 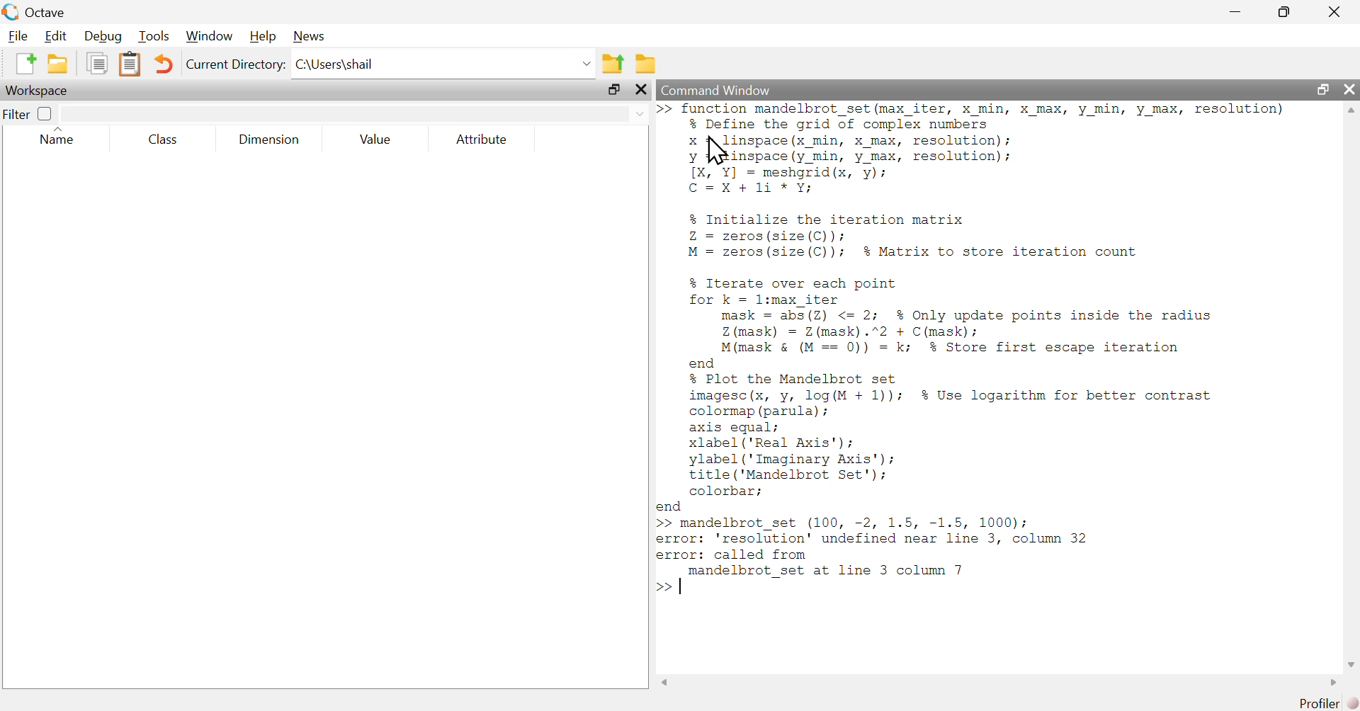 What do you see at coordinates (1334, 10) in the screenshot?
I see `close` at bounding box center [1334, 10].